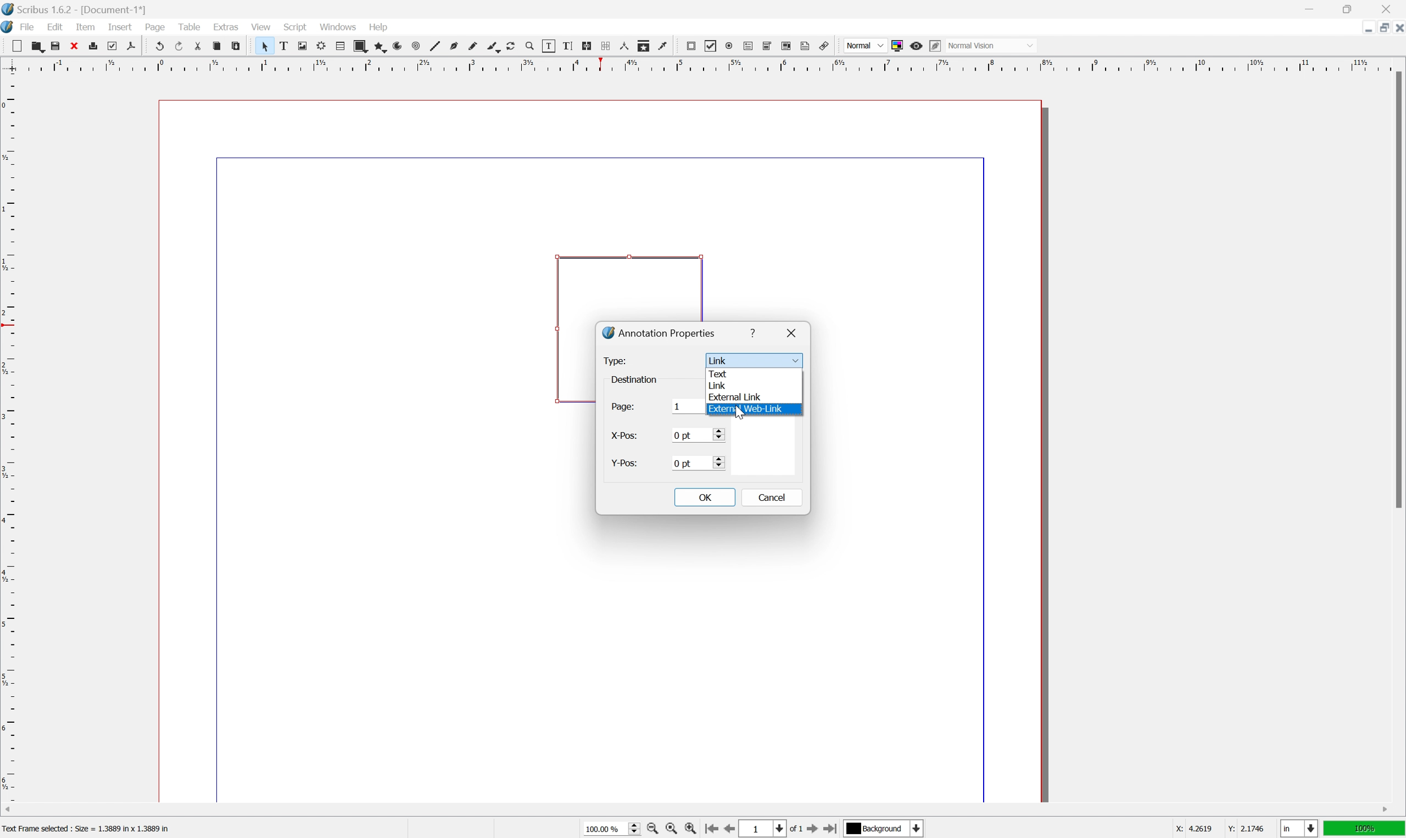 This screenshot has height=838, width=1406. I want to click on normal vision, so click(990, 45).